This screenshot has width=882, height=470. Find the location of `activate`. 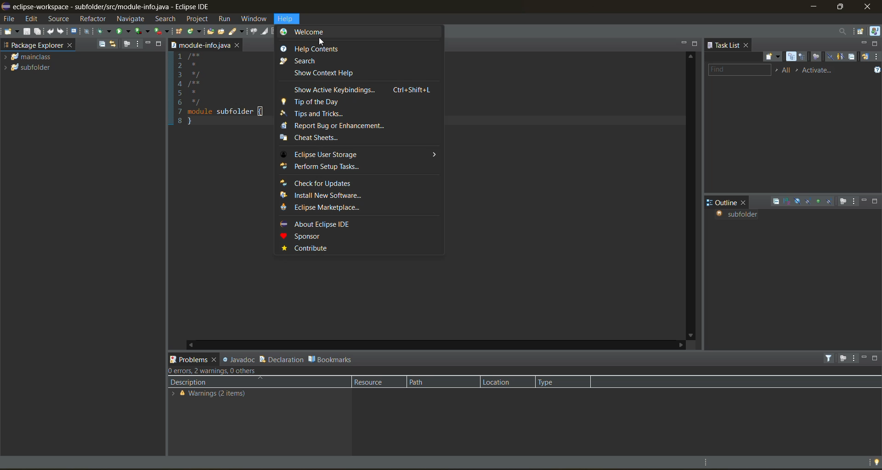

activate is located at coordinates (823, 70).